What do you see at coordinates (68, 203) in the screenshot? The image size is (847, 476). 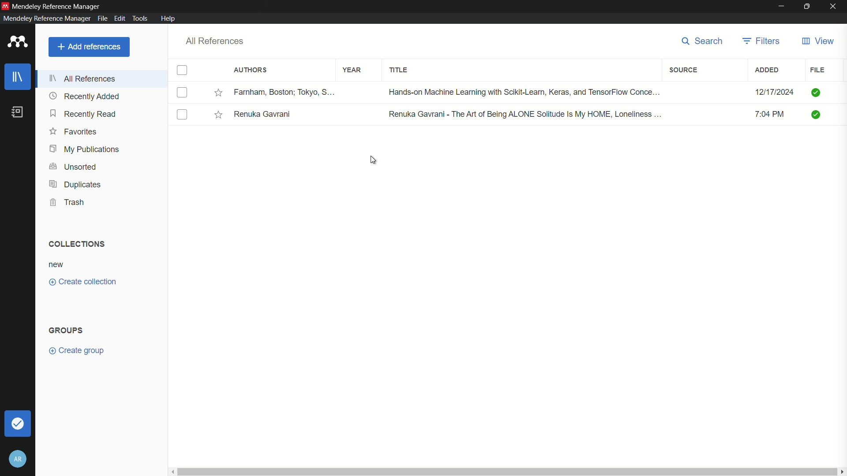 I see `trash` at bounding box center [68, 203].